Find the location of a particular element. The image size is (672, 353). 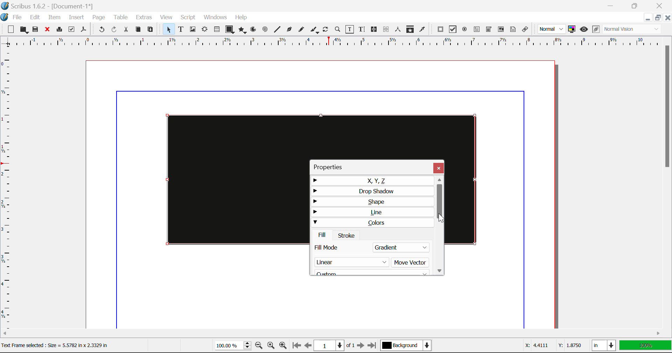

Select is located at coordinates (168, 29).